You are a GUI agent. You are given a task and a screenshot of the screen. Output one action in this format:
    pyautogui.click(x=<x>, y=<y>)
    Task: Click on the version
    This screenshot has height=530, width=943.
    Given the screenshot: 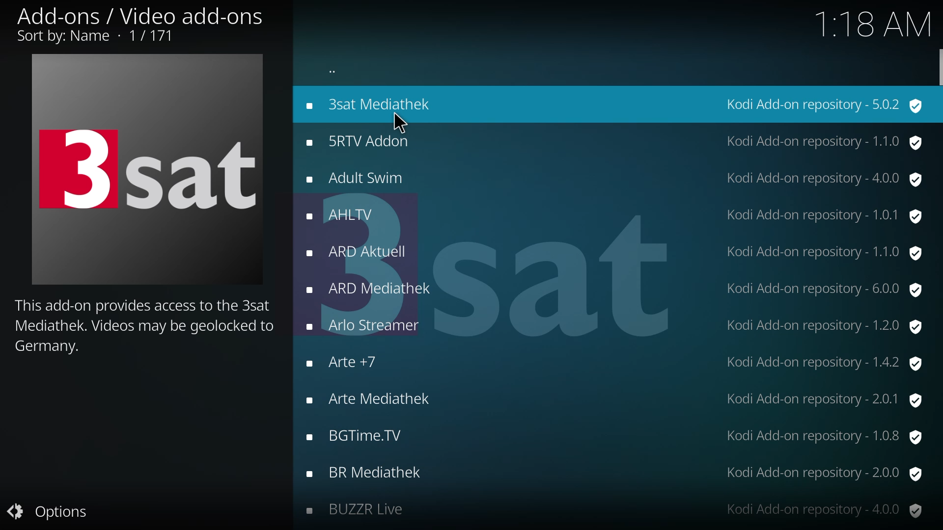 What is the action you would take?
    pyautogui.click(x=818, y=363)
    